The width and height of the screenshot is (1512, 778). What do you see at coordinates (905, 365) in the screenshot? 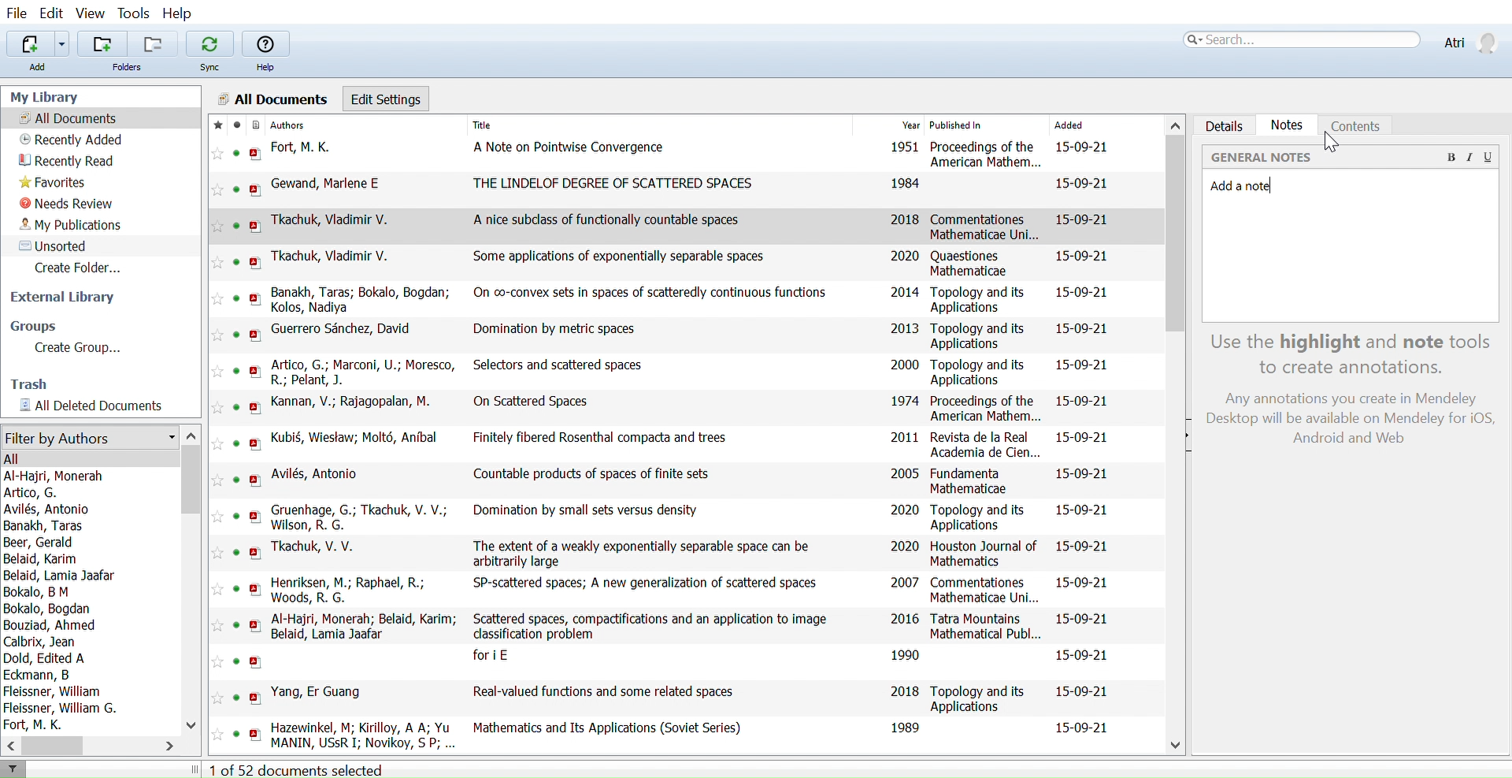
I see `2000` at bounding box center [905, 365].